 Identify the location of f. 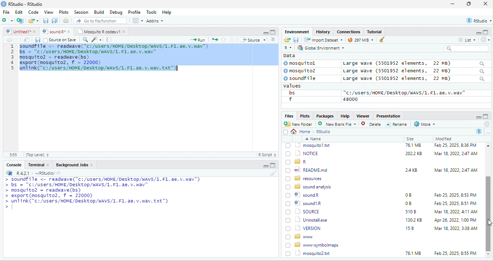
(290, 99).